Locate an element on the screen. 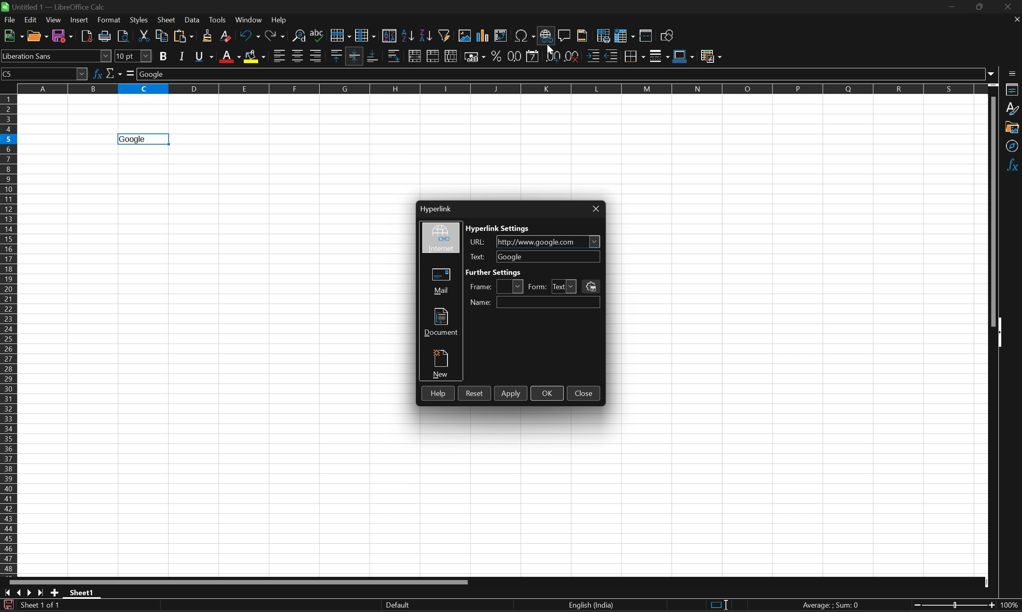 Image resolution: width=1022 pixels, height=612 pixels. Clone formatting is located at coordinates (208, 36).